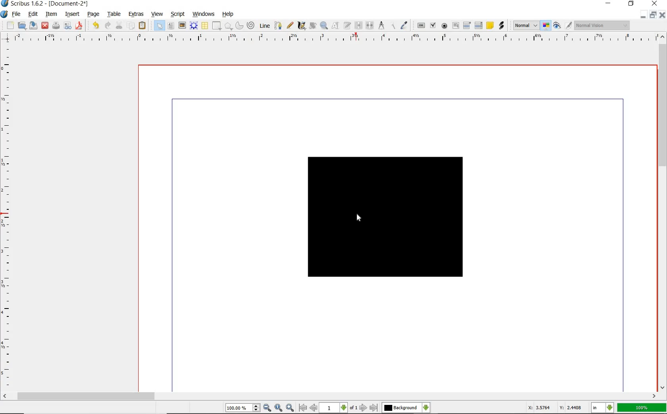 The image size is (667, 414). I want to click on rotate item, so click(313, 25).